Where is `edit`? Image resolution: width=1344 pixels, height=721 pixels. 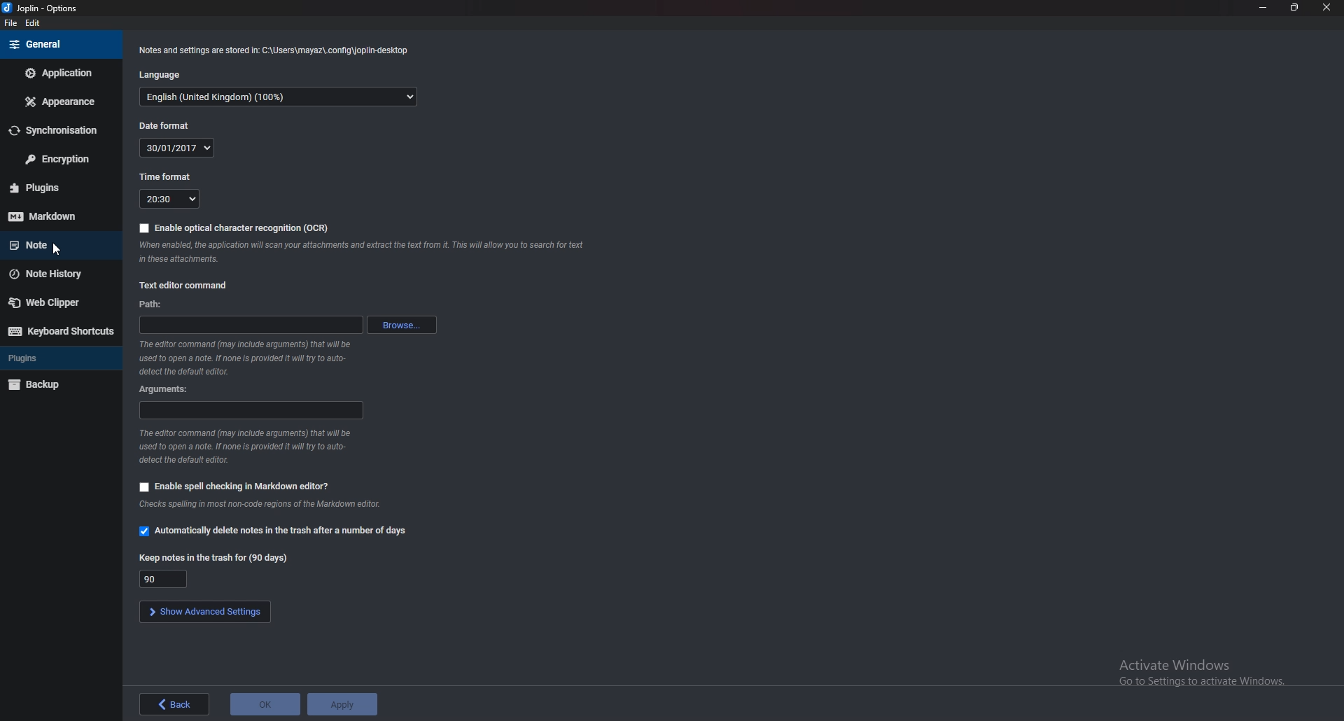
edit is located at coordinates (39, 22).